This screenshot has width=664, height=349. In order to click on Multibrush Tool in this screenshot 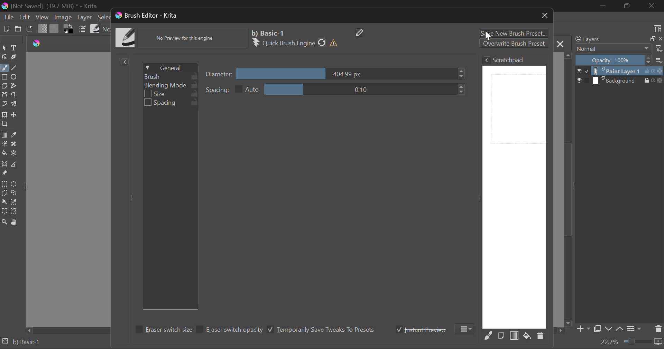, I will do `click(14, 104)`.